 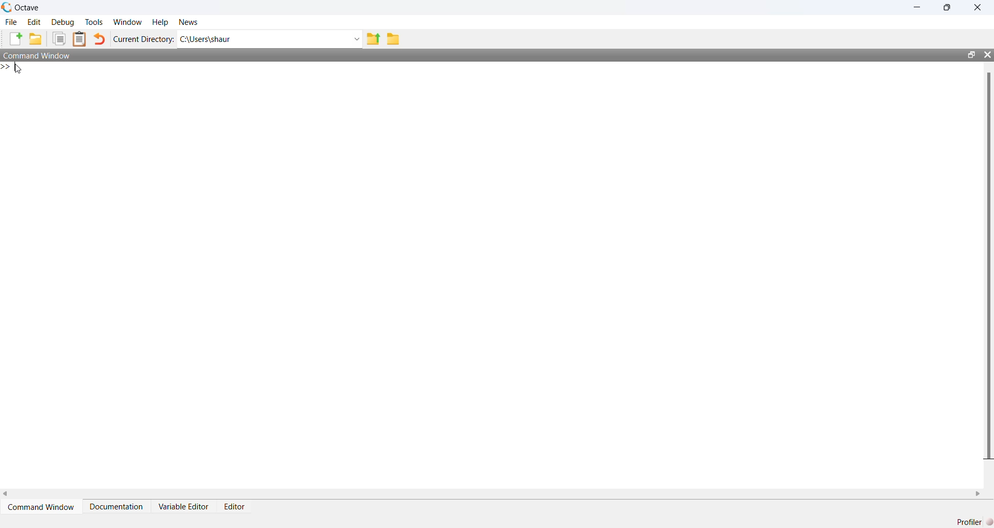 What do you see at coordinates (35, 38) in the screenshot?
I see `add folder ` at bounding box center [35, 38].